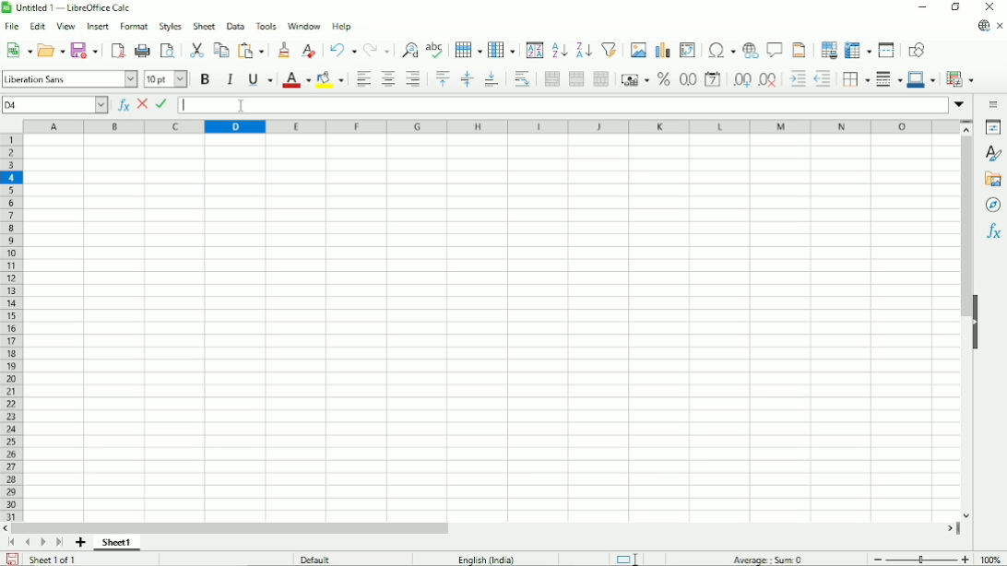 This screenshot has height=566, width=1007. Describe the element at coordinates (314, 559) in the screenshot. I see `Default` at that location.